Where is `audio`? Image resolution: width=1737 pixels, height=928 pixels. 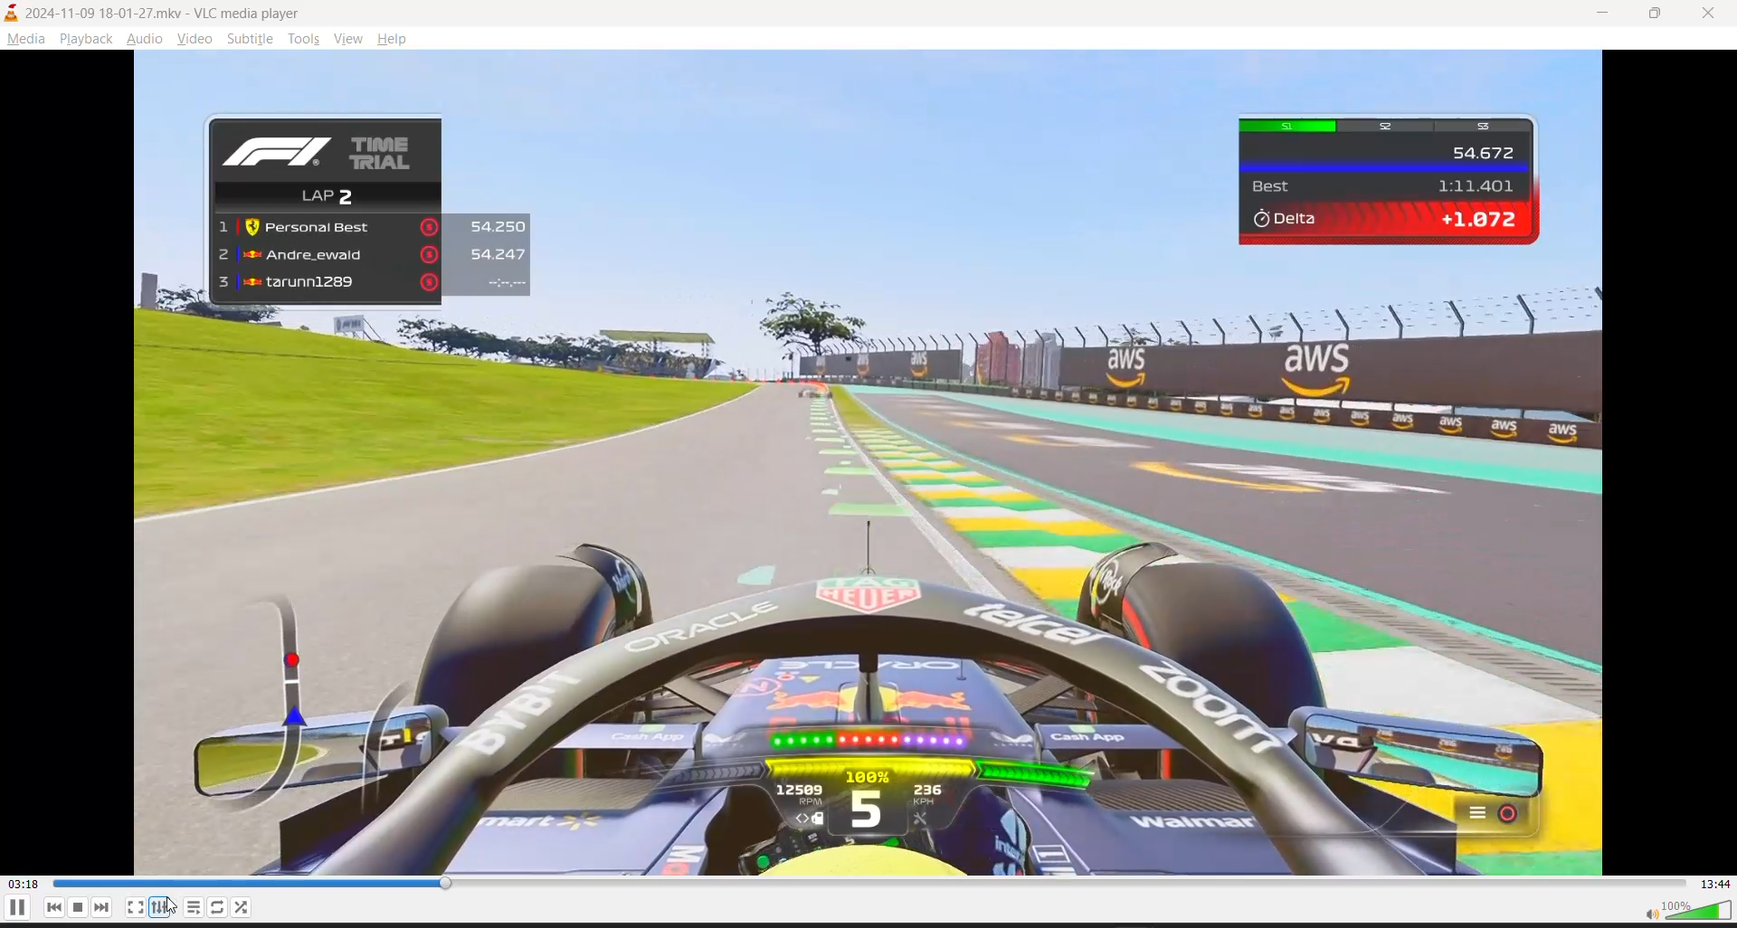 audio is located at coordinates (141, 37).